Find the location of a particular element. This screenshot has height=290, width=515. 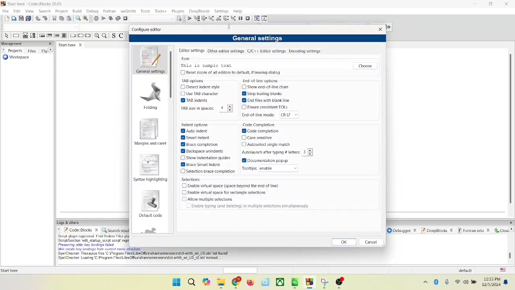

bluetooth is located at coordinates (435, 283).